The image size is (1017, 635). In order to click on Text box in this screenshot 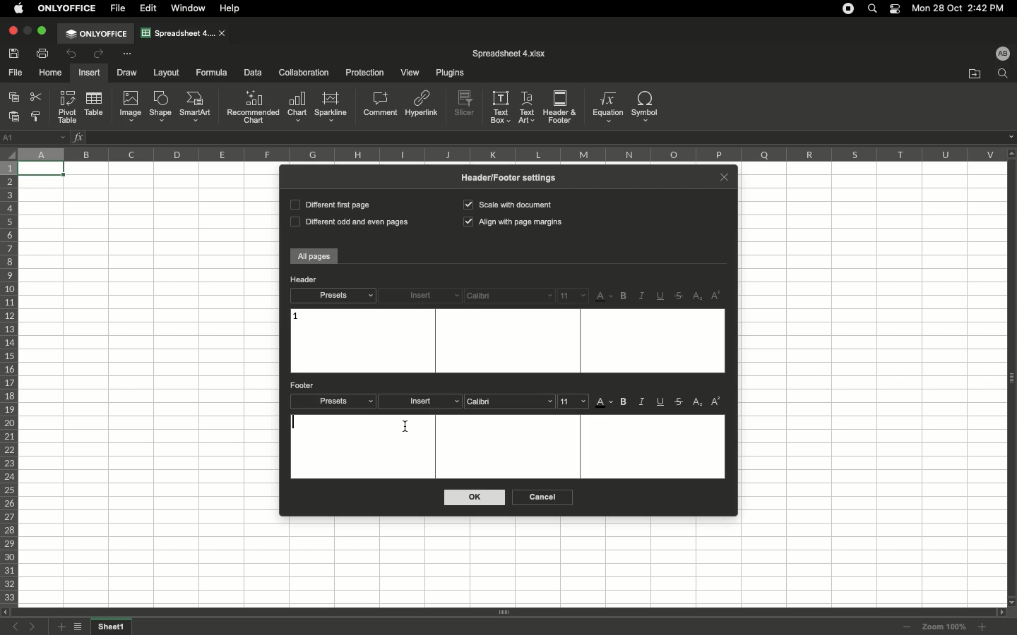, I will do `click(508, 446)`.